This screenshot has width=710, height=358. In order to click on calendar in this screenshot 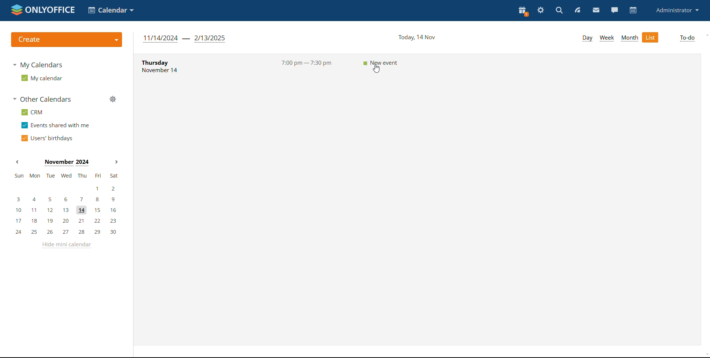, I will do `click(633, 10)`.